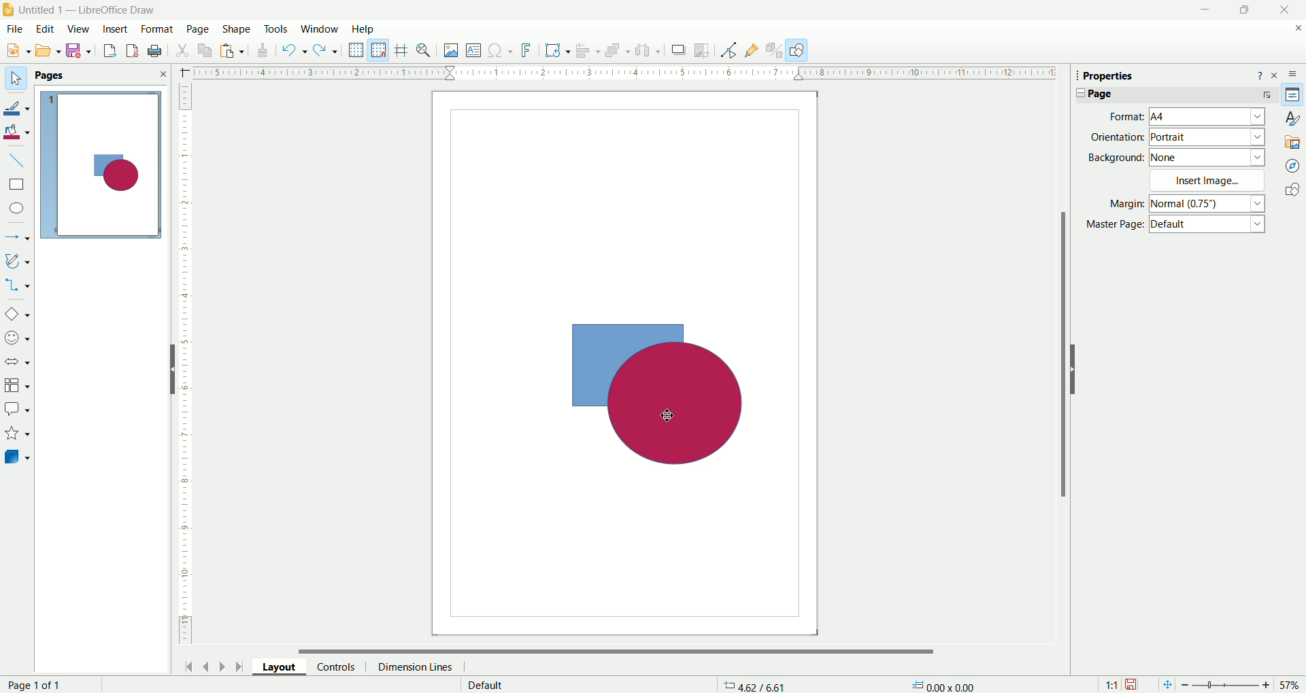 The height and width of the screenshot is (693, 1306). What do you see at coordinates (10, 7) in the screenshot?
I see `logo` at bounding box center [10, 7].